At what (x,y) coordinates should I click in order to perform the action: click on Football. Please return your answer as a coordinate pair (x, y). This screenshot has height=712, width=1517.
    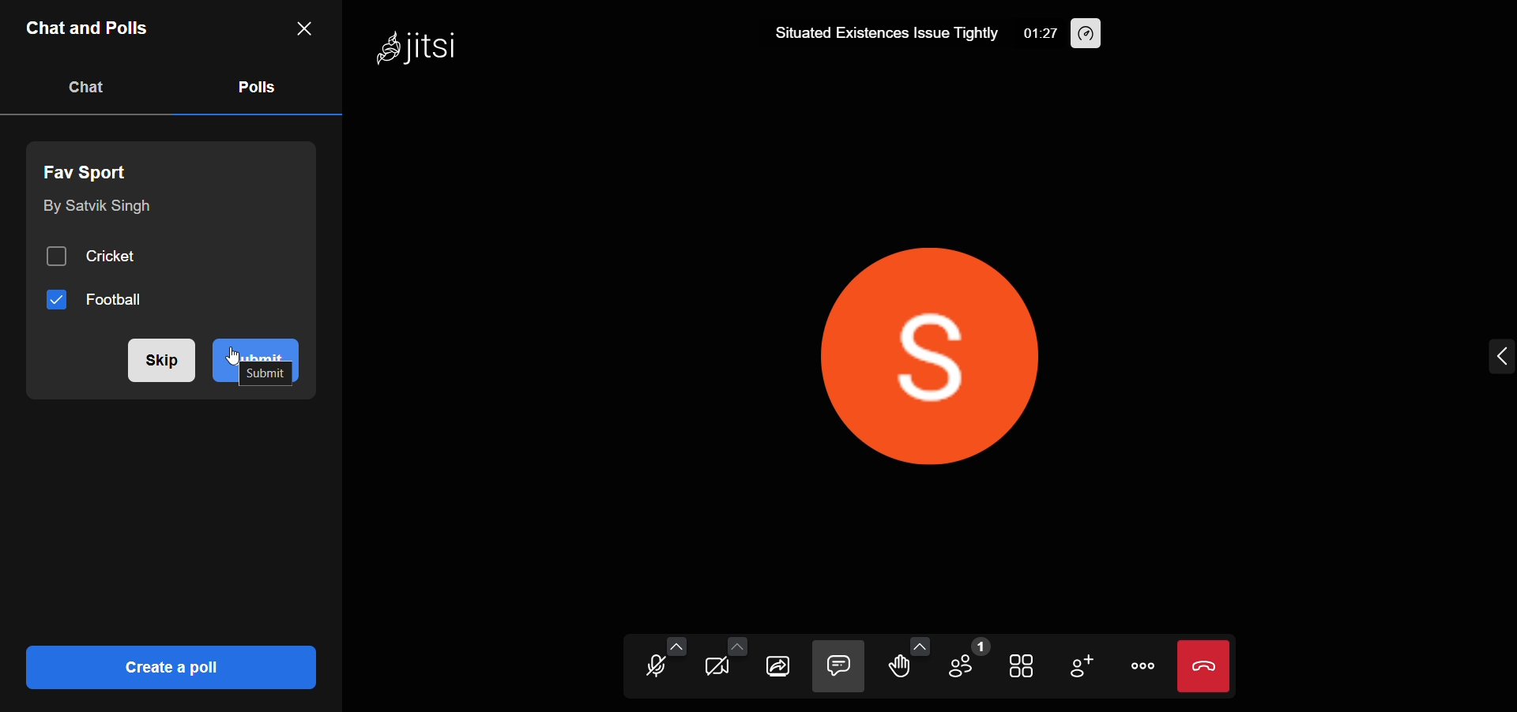
    Looking at the image, I should click on (96, 298).